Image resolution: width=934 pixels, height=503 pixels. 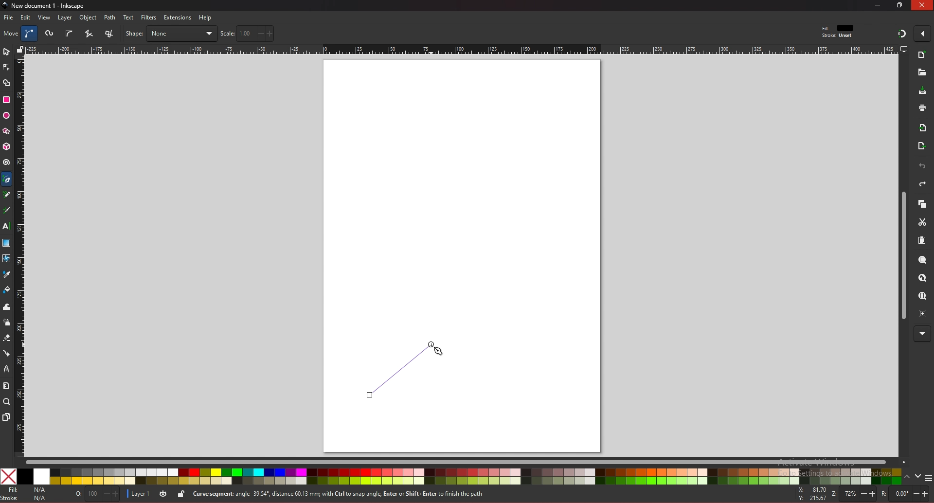 What do you see at coordinates (7, 243) in the screenshot?
I see `gradient` at bounding box center [7, 243].